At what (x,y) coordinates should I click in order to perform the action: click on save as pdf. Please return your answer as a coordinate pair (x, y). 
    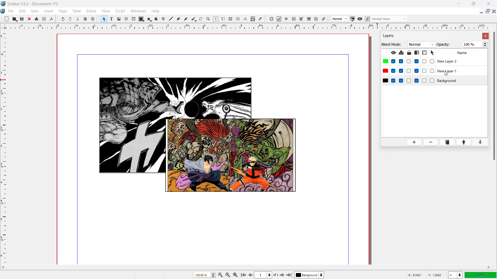
    Looking at the image, I should click on (51, 19).